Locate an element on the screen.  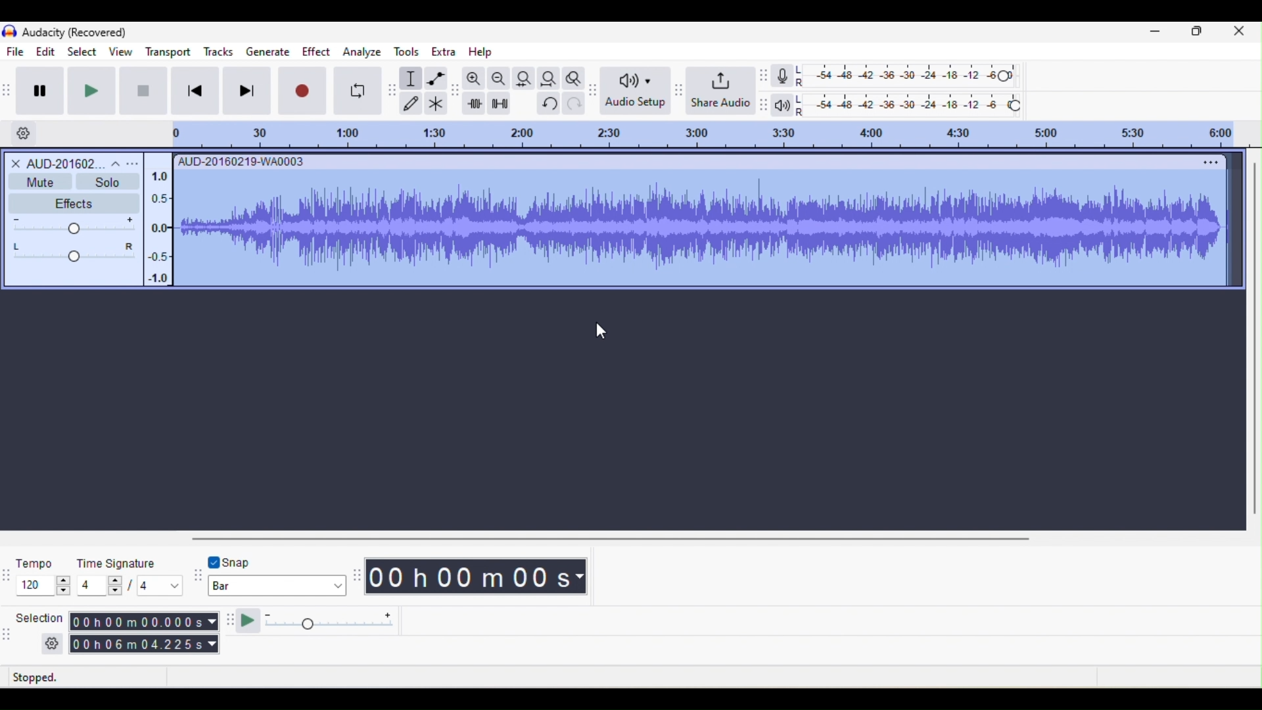
share audio is located at coordinates (721, 89).